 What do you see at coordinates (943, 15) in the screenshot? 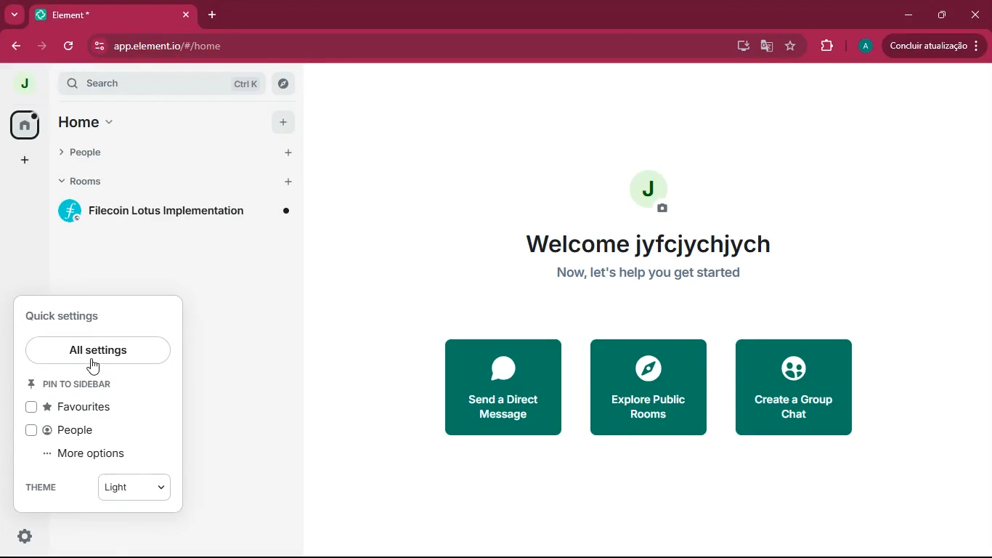
I see `maximize` at bounding box center [943, 15].